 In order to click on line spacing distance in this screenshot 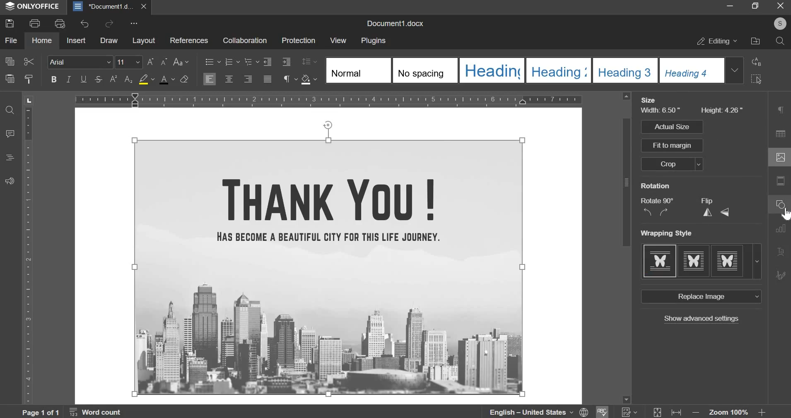, I will do `click(728, 112)`.